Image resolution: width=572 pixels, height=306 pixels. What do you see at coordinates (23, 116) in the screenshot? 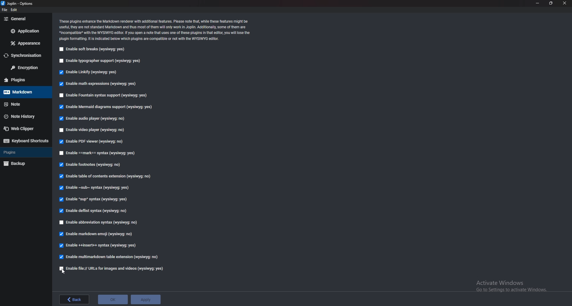
I see `Note history` at bounding box center [23, 116].